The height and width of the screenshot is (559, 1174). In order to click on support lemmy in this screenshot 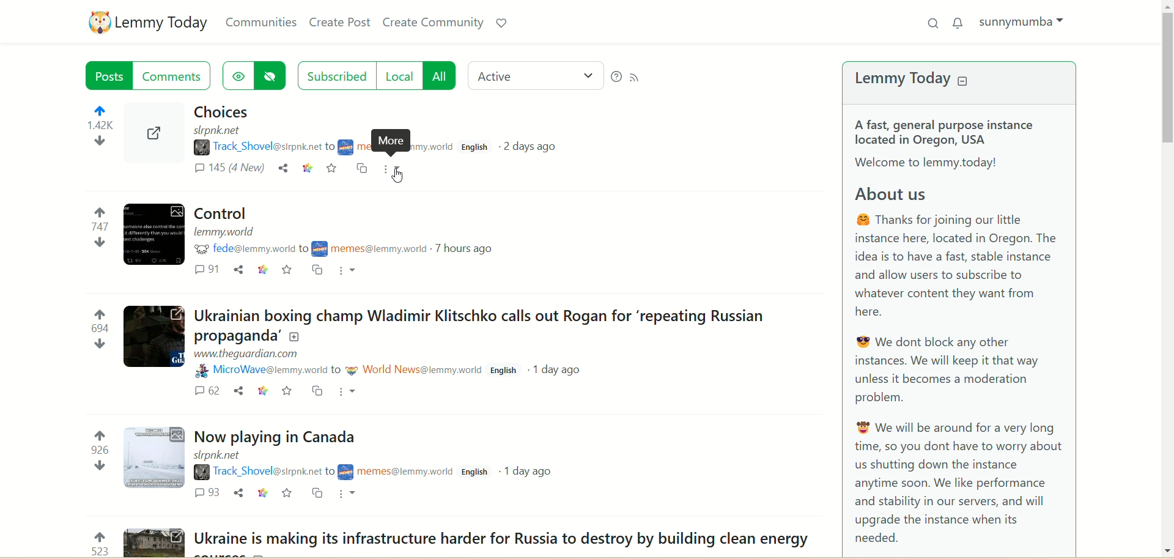, I will do `click(502, 21)`.